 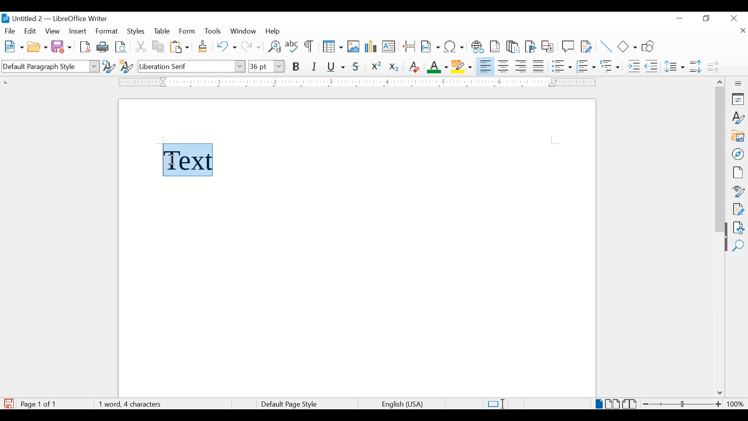 What do you see at coordinates (680, 18) in the screenshot?
I see `minimize` at bounding box center [680, 18].